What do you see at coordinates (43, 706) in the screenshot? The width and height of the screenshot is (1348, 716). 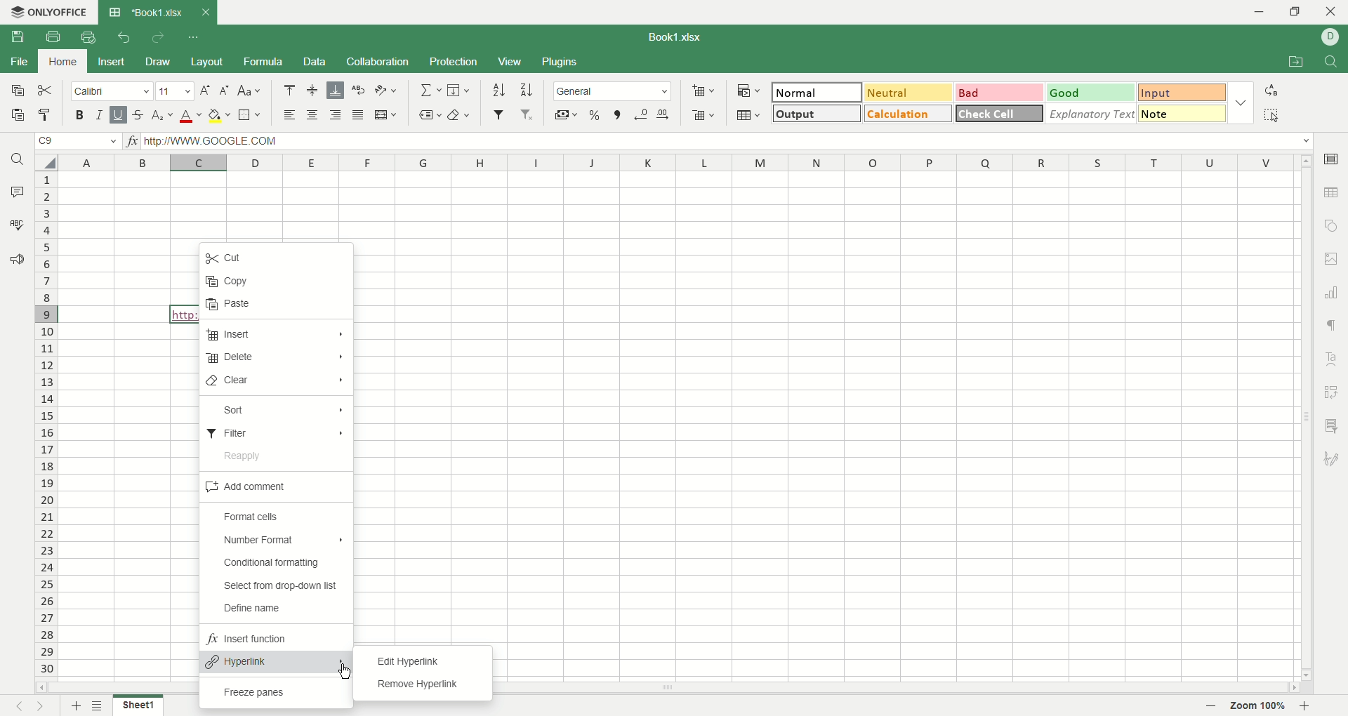 I see `next` at bounding box center [43, 706].